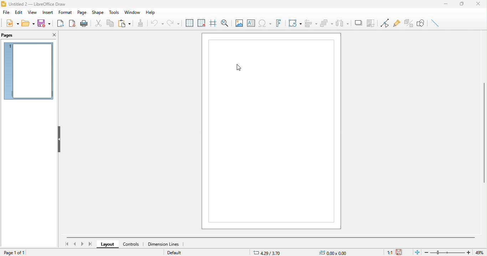 Image resolution: width=487 pixels, height=256 pixels. What do you see at coordinates (371, 22) in the screenshot?
I see `crop image` at bounding box center [371, 22].